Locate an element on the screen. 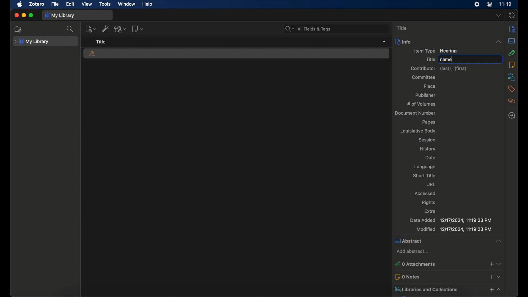 The height and width of the screenshot is (297, 528). add abstract is located at coordinates (413, 252).